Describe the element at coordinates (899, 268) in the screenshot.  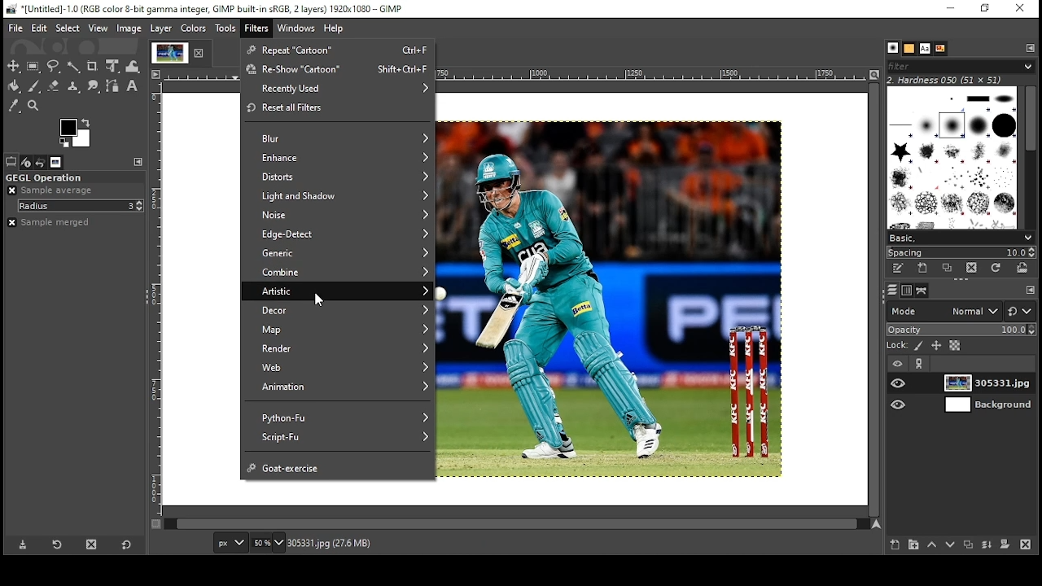
I see `edit this brush` at that location.